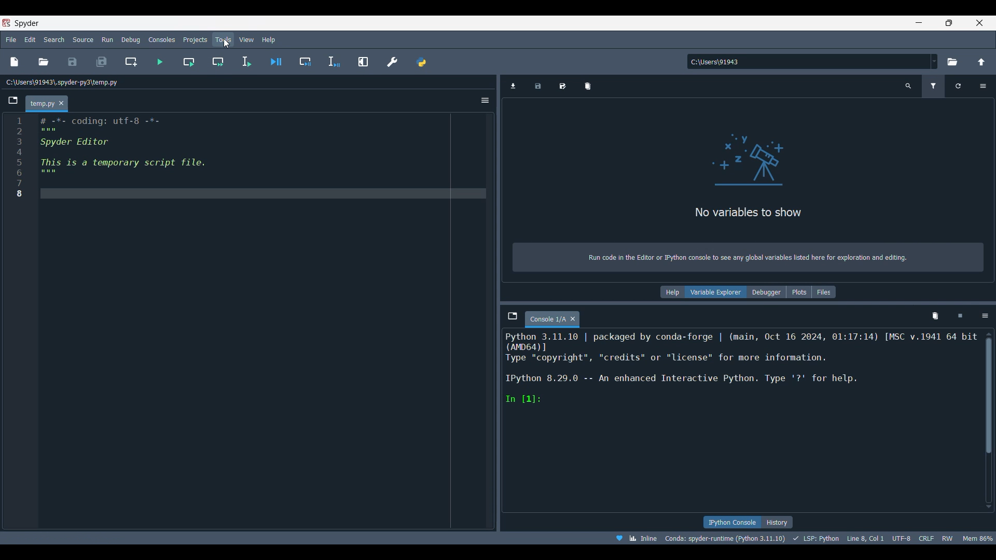  What do you see at coordinates (41, 104) in the screenshot?
I see `Current tab highlighted` at bounding box center [41, 104].